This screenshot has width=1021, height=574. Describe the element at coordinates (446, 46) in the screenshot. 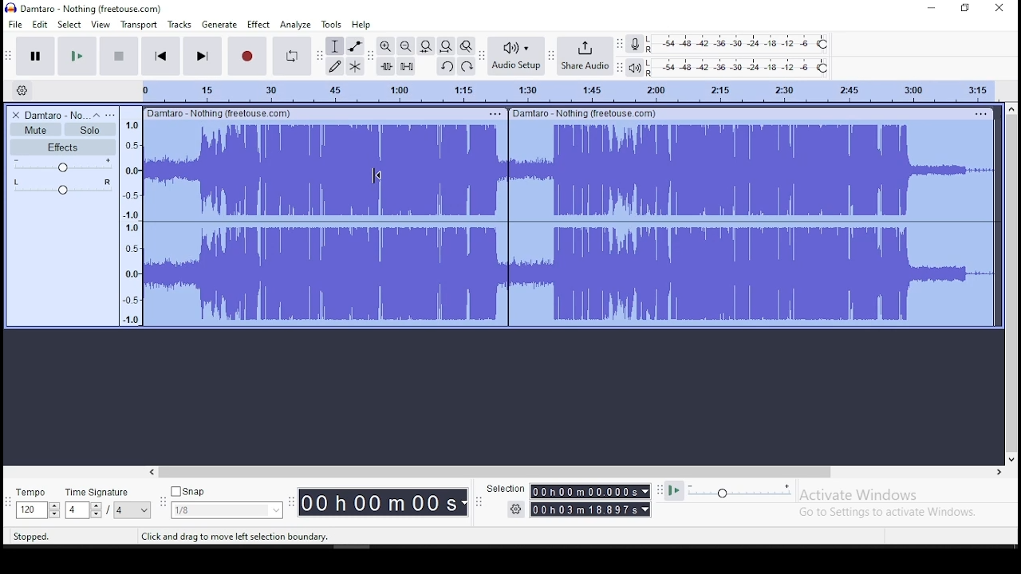

I see `fit project to width` at that location.